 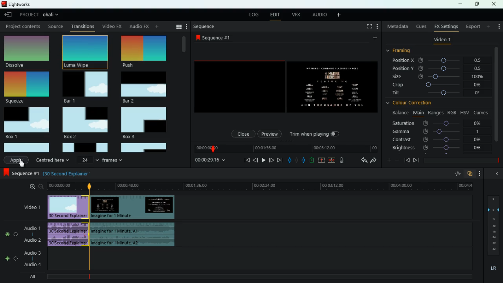 What do you see at coordinates (457, 175) in the screenshot?
I see `rate` at bounding box center [457, 175].